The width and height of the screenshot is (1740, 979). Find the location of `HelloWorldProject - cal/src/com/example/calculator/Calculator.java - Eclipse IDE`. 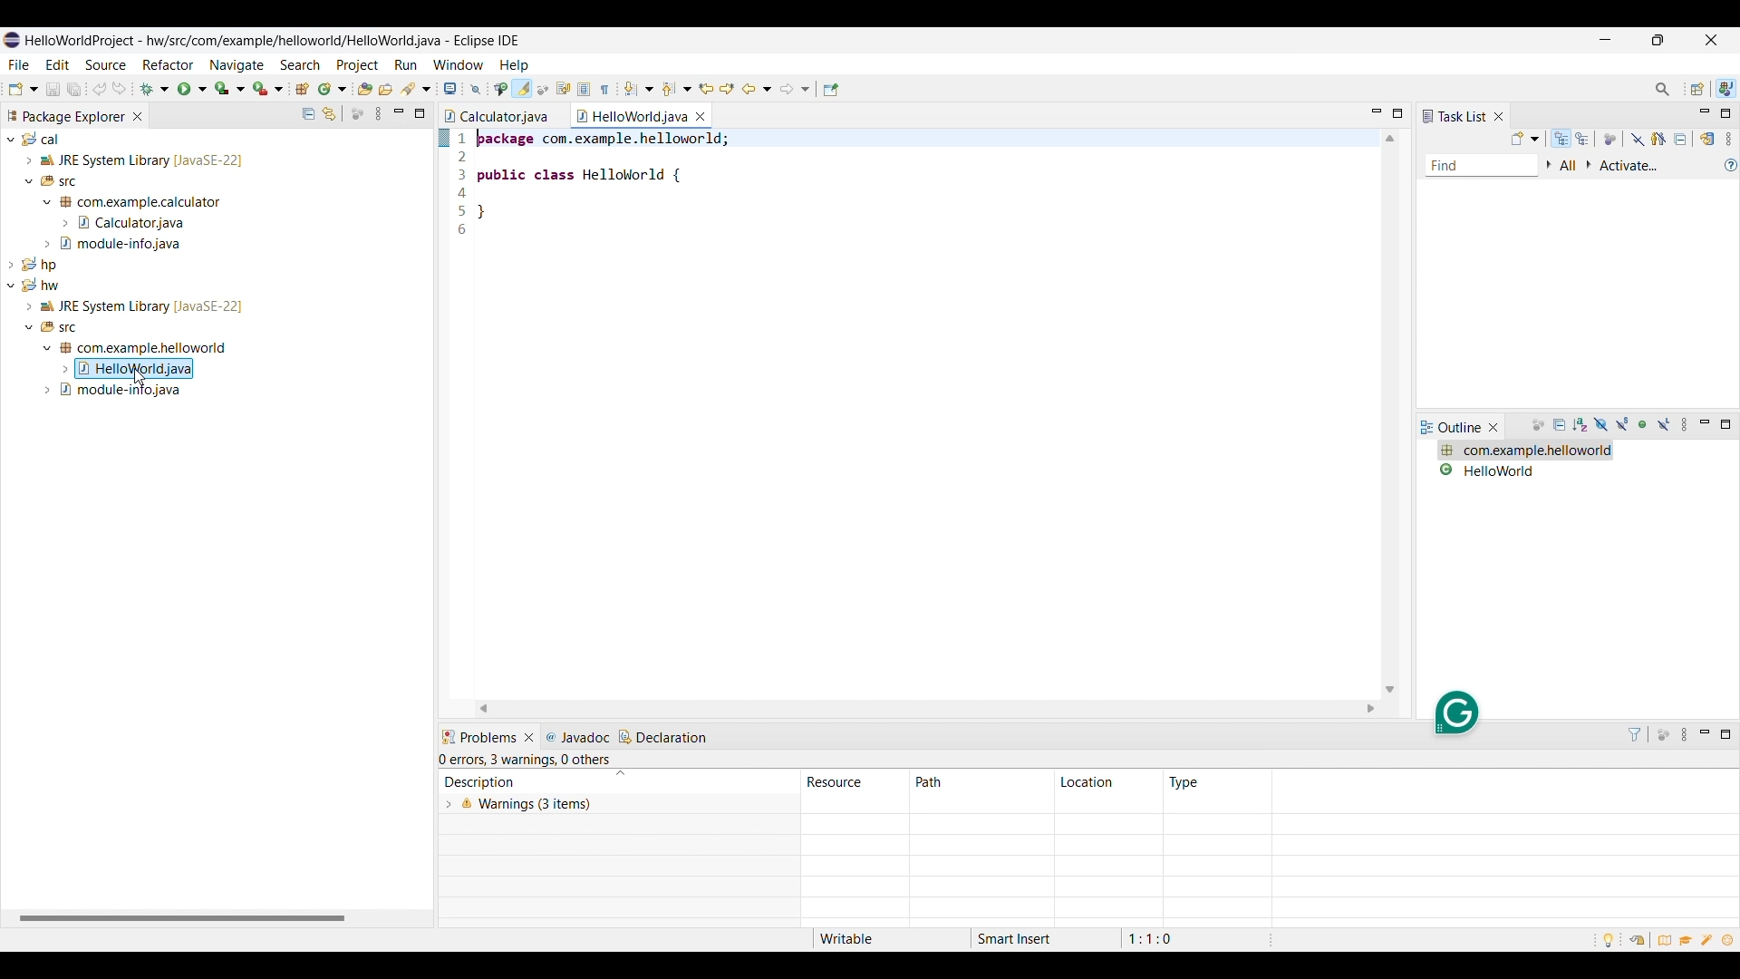

HelloWorldProject - cal/src/com/example/calculator/Calculator.java - Eclipse IDE is located at coordinates (266, 40).